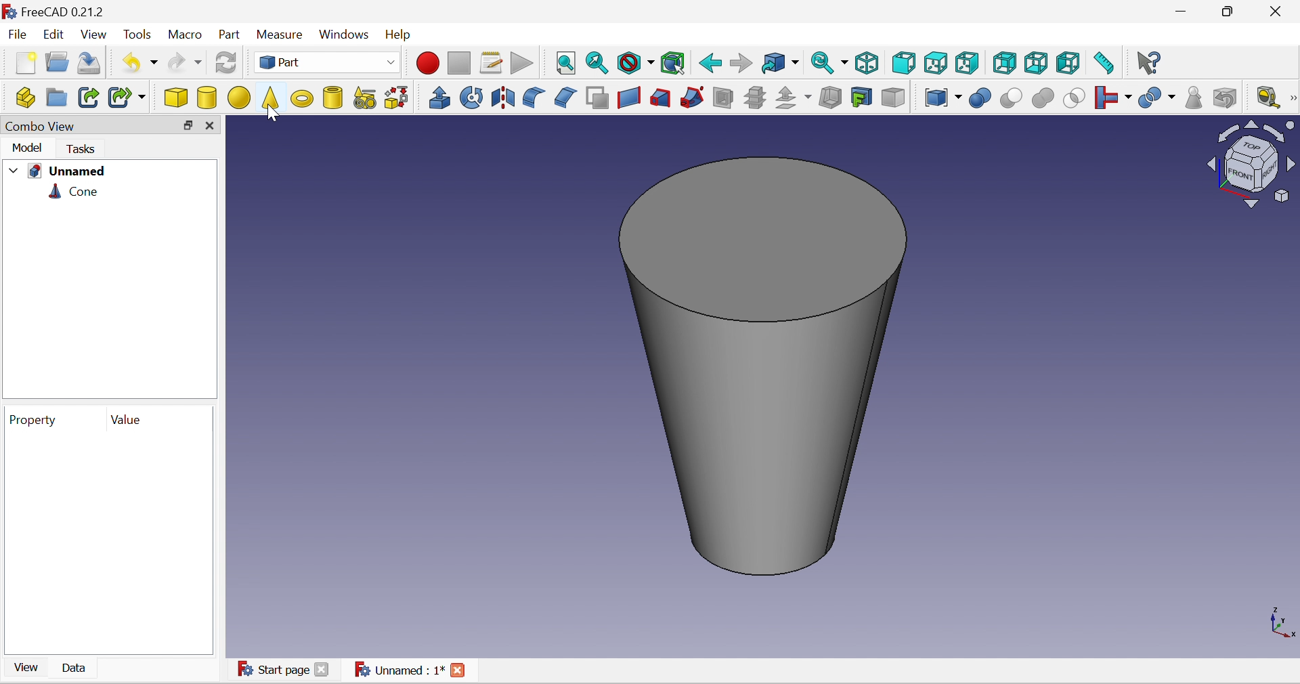 The height and width of the screenshot is (684, 1300). What do you see at coordinates (60, 13) in the screenshot?
I see `FreeCAD 0.21.2` at bounding box center [60, 13].